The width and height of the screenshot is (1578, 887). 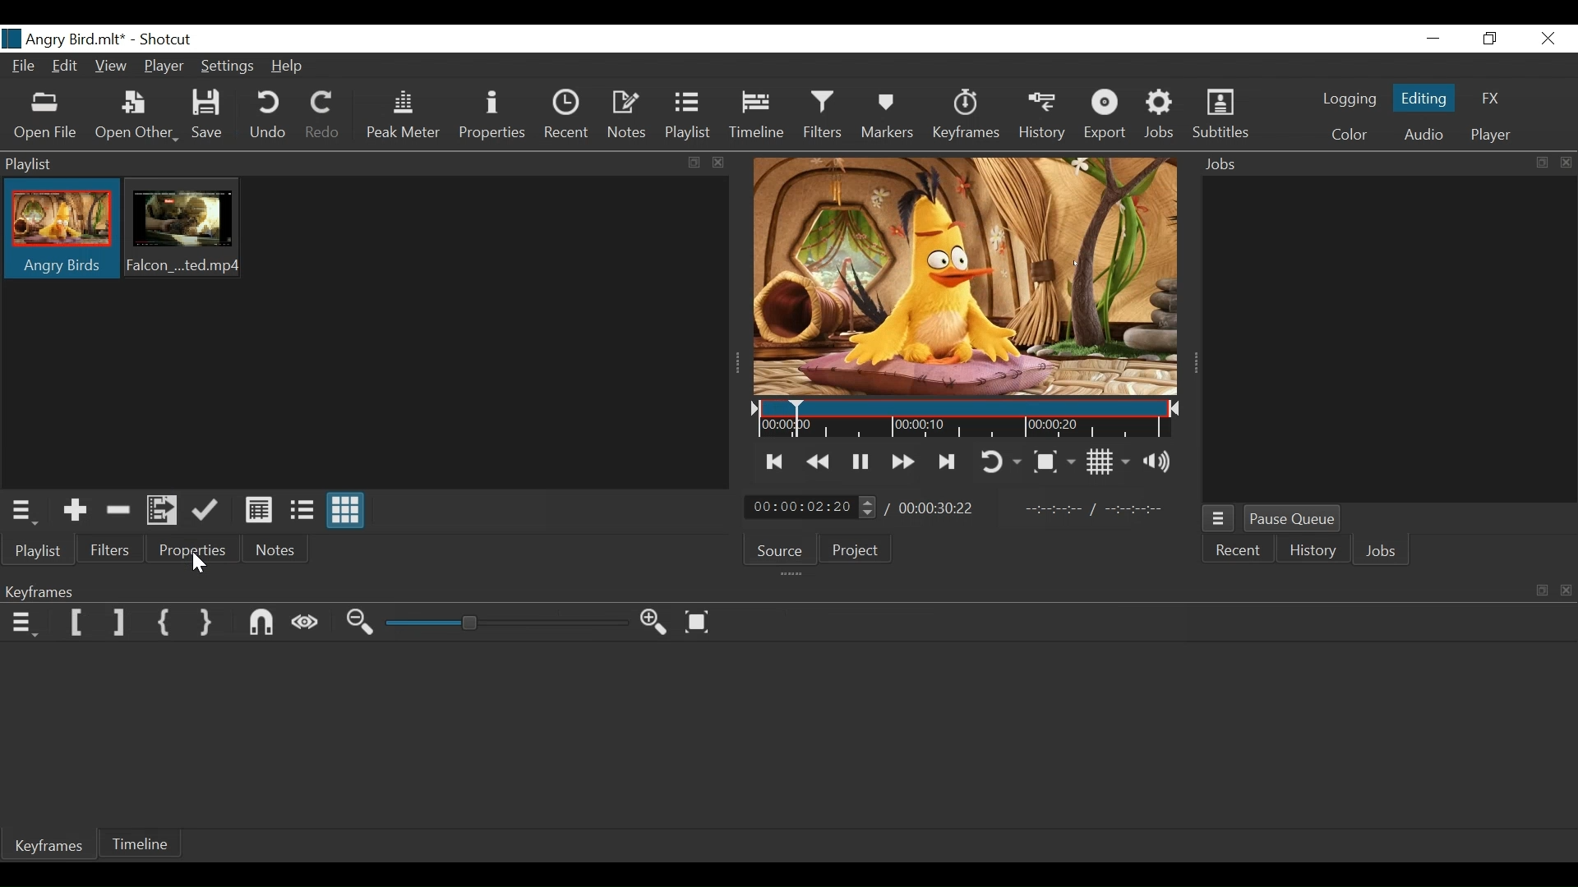 I want to click on Zoom slider, so click(x=506, y=624).